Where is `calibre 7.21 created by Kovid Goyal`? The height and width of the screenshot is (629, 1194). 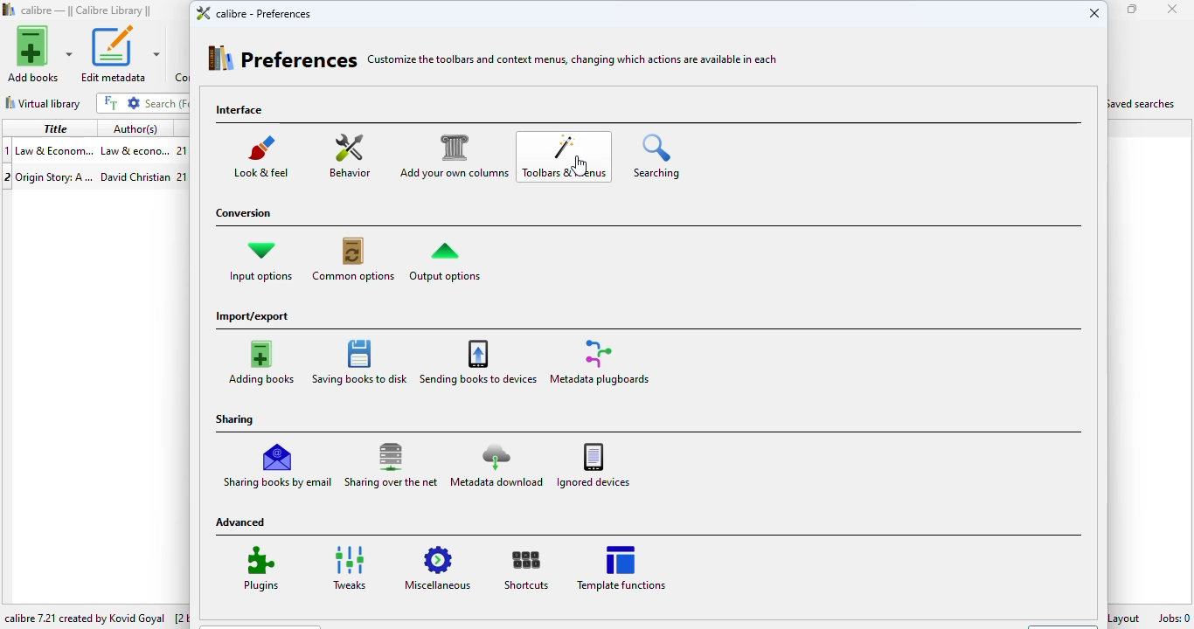 calibre 7.21 created by Kovid Goyal is located at coordinates (86, 618).